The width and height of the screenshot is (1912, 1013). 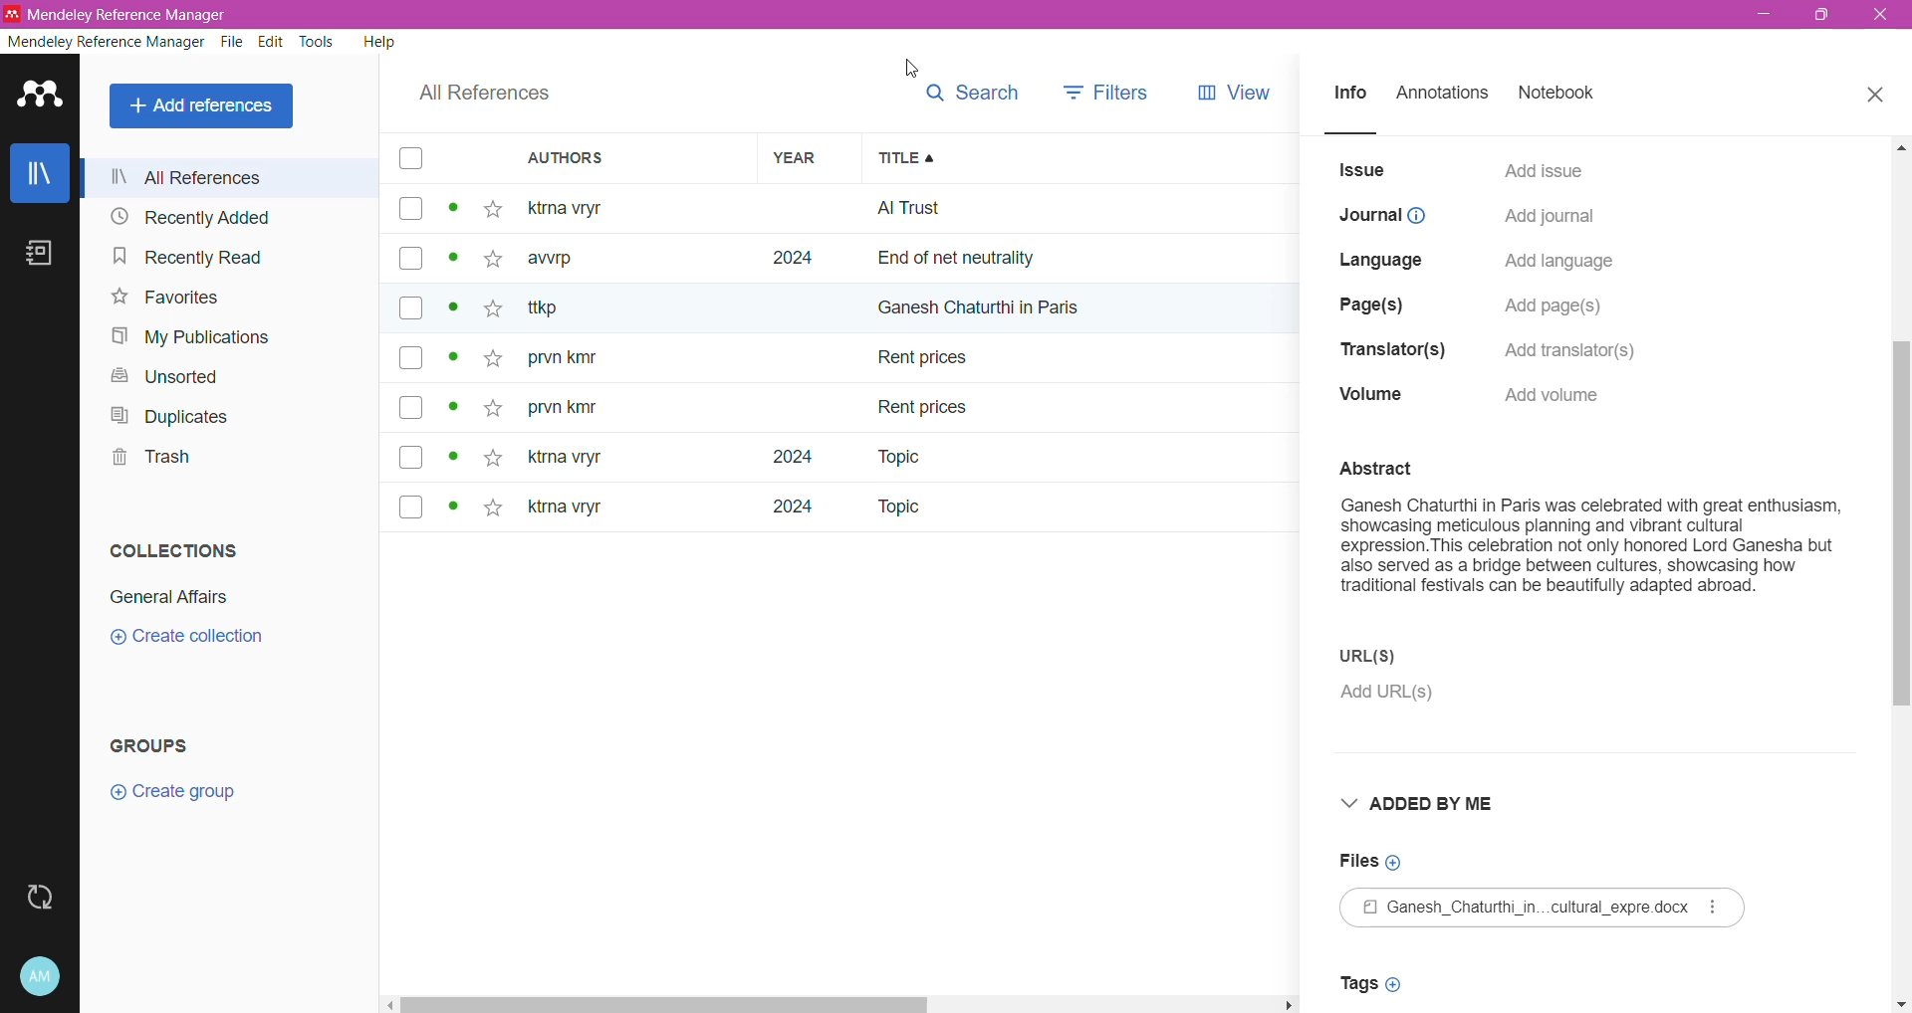 What do you see at coordinates (480, 97) in the screenshot?
I see `All References` at bounding box center [480, 97].